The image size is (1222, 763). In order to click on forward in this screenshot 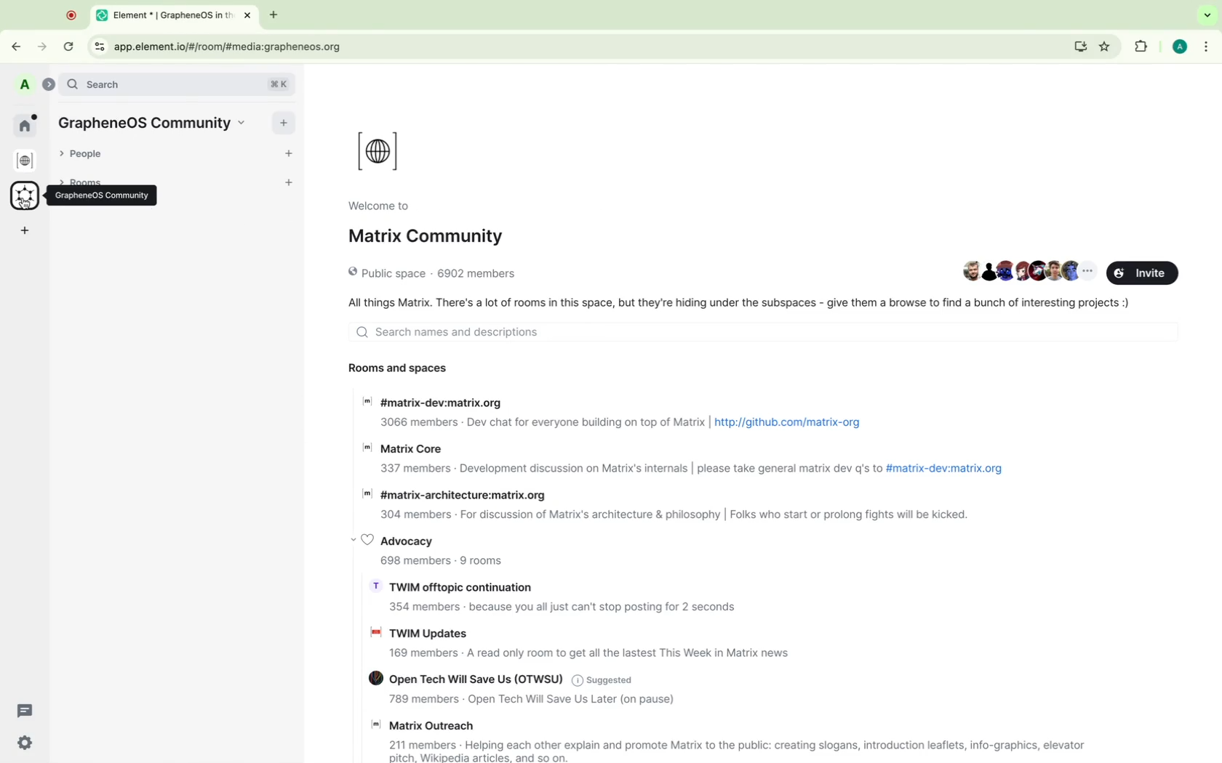, I will do `click(44, 47)`.